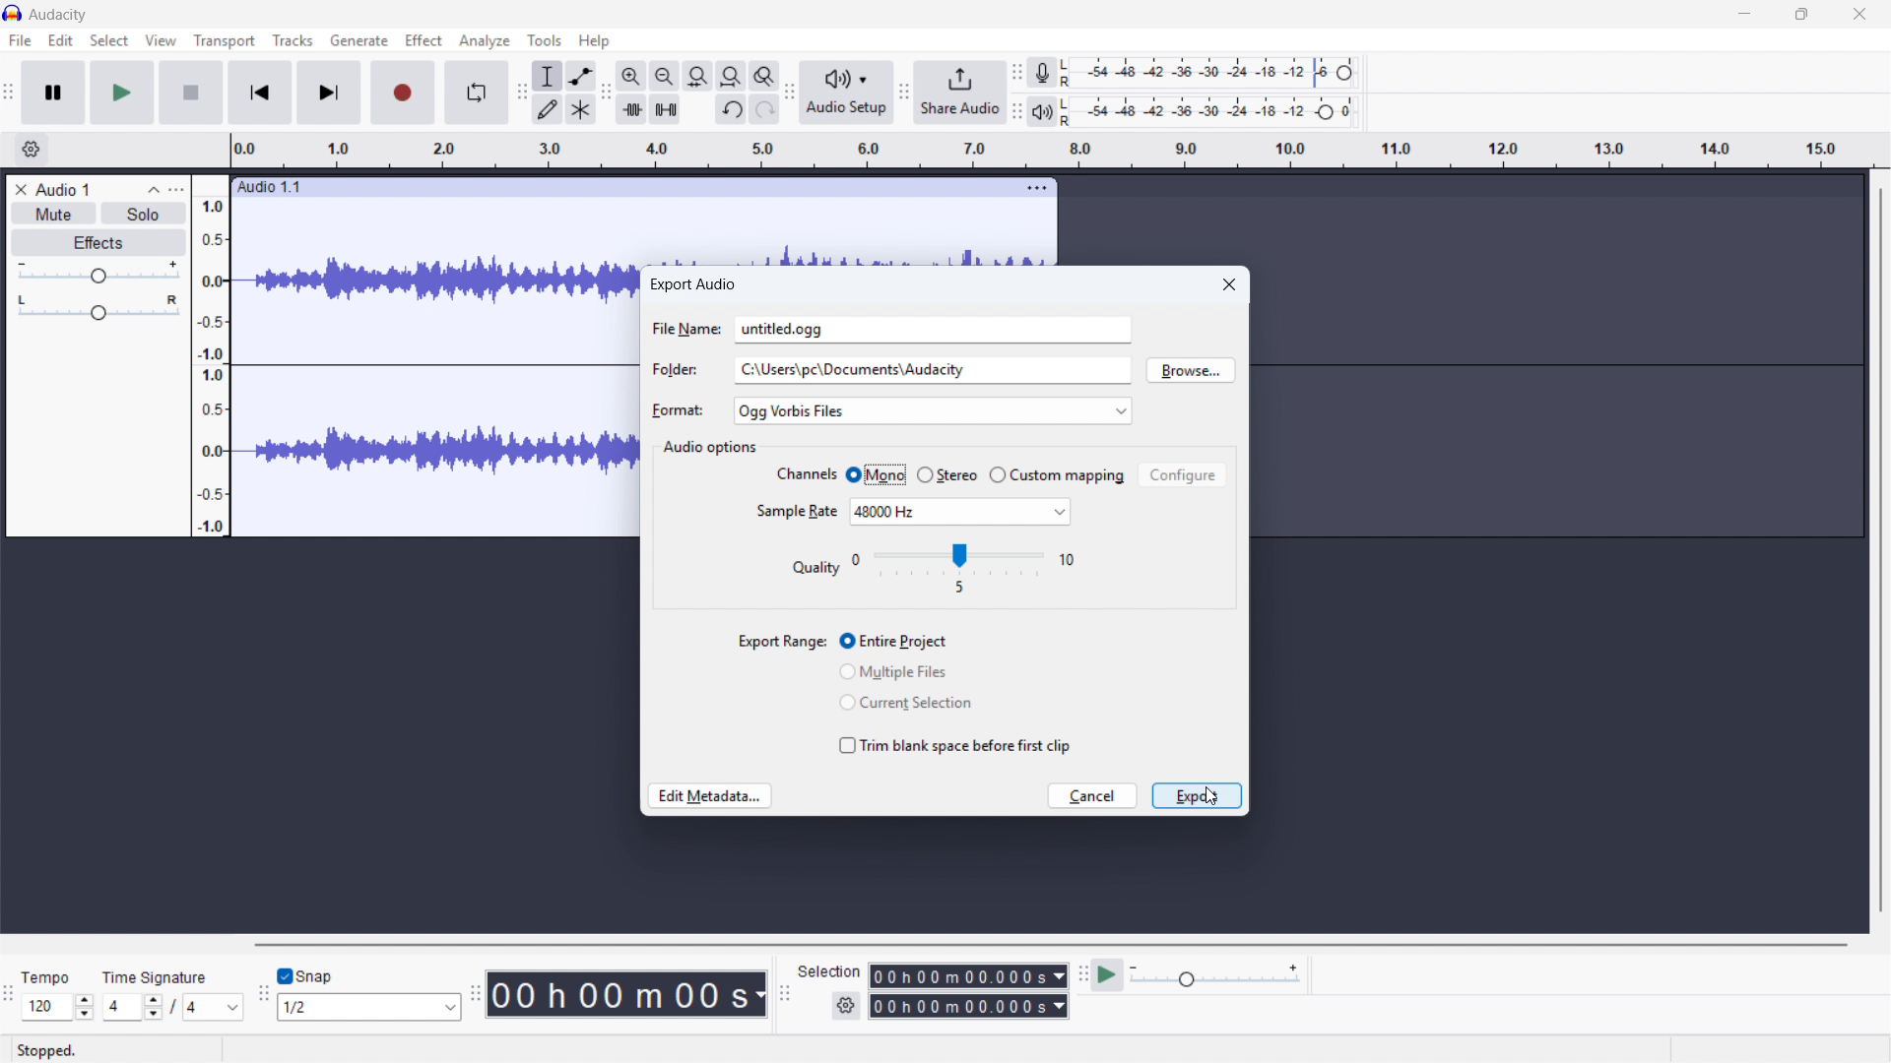 This screenshot has width=1891, height=1063. What do you see at coordinates (1192, 370) in the screenshot?
I see `Browse location ` at bounding box center [1192, 370].